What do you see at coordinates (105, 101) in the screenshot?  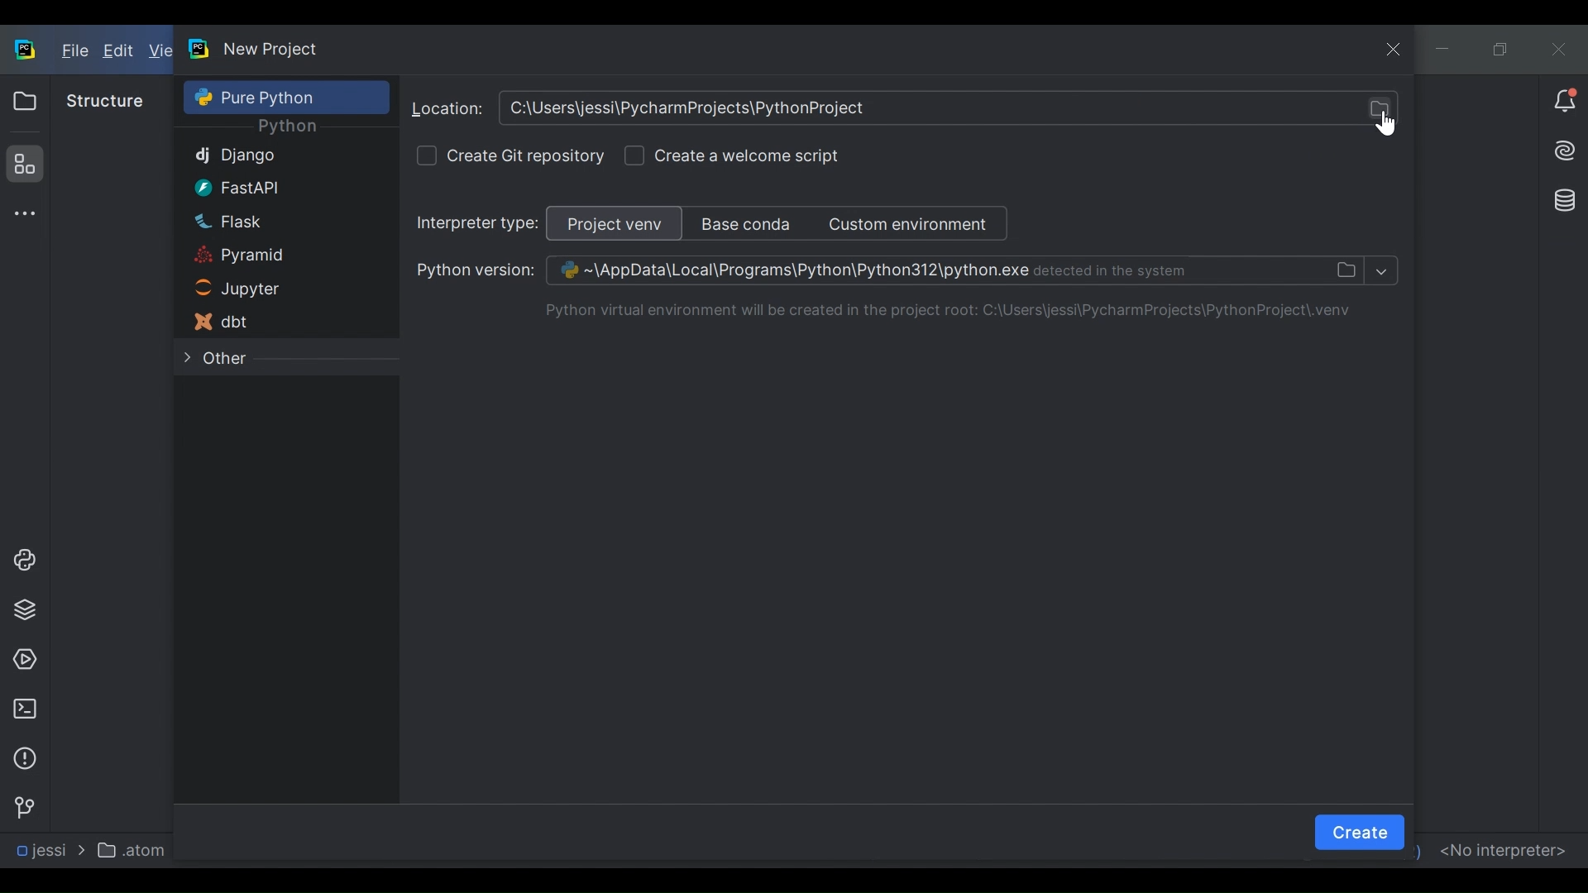 I see `Structure` at bounding box center [105, 101].